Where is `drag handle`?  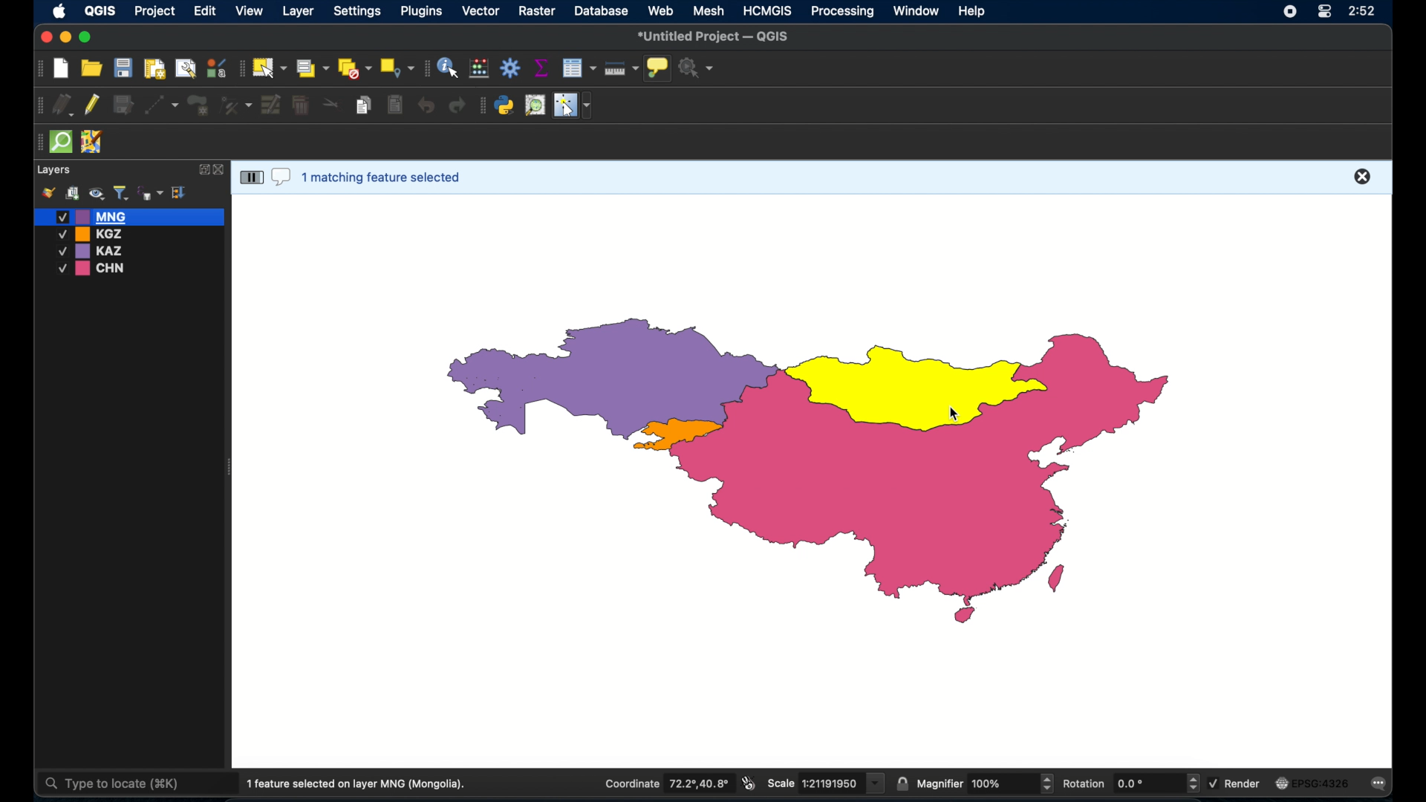
drag handle is located at coordinates (37, 142).